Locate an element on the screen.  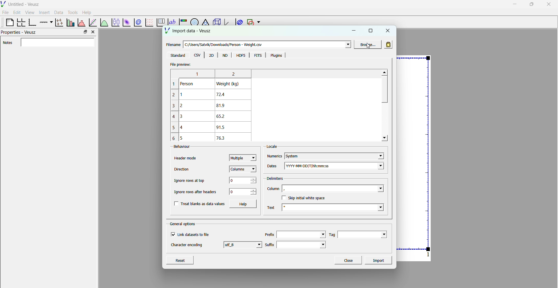
csv is located at coordinates (197, 55).